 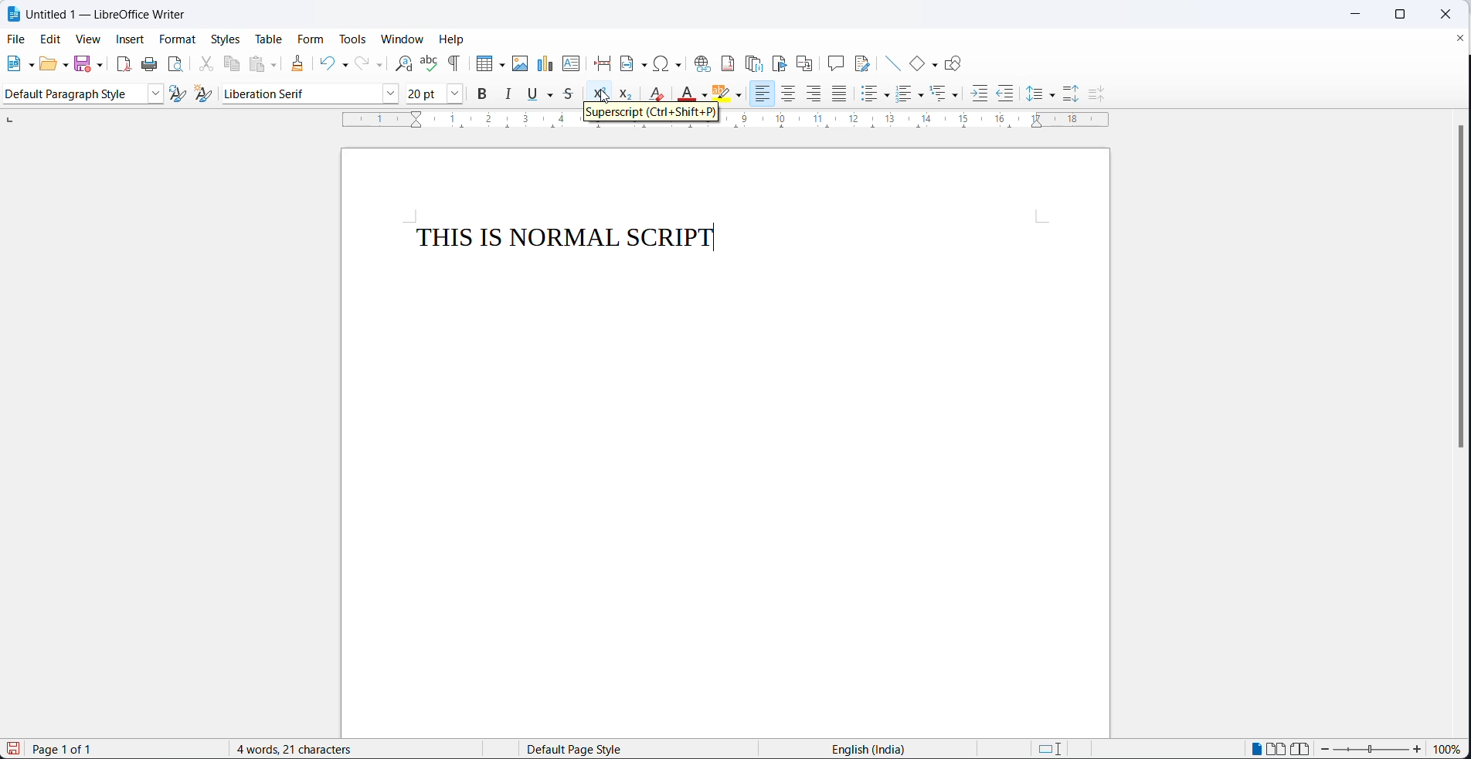 I want to click on single page view, so click(x=1259, y=748).